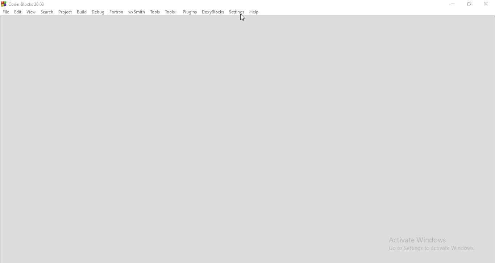 The width and height of the screenshot is (495, 263). What do you see at coordinates (19, 13) in the screenshot?
I see `Edit` at bounding box center [19, 13].